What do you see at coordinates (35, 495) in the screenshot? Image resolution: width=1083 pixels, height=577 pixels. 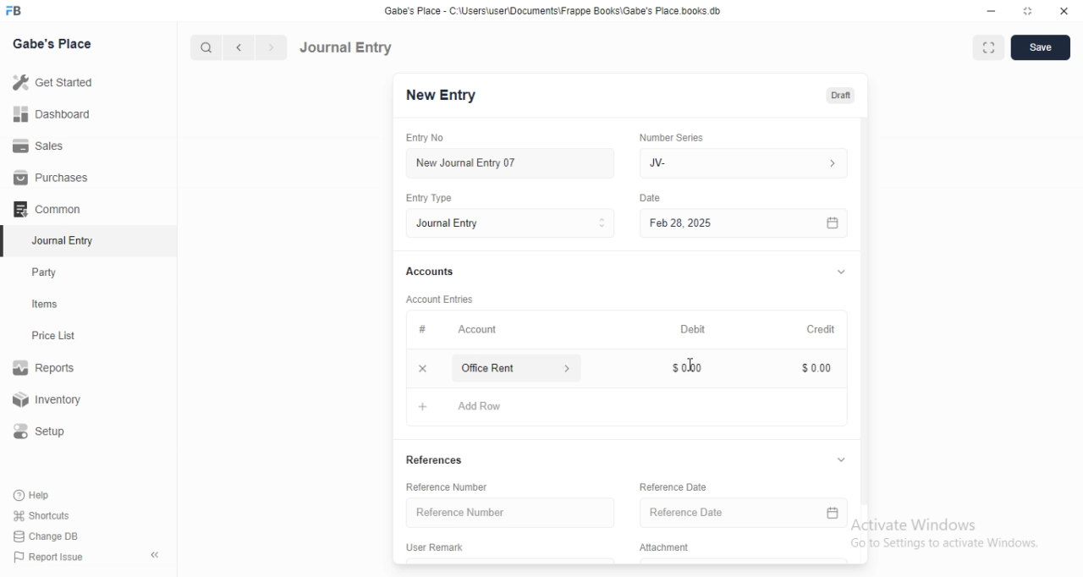 I see `Help` at bounding box center [35, 495].